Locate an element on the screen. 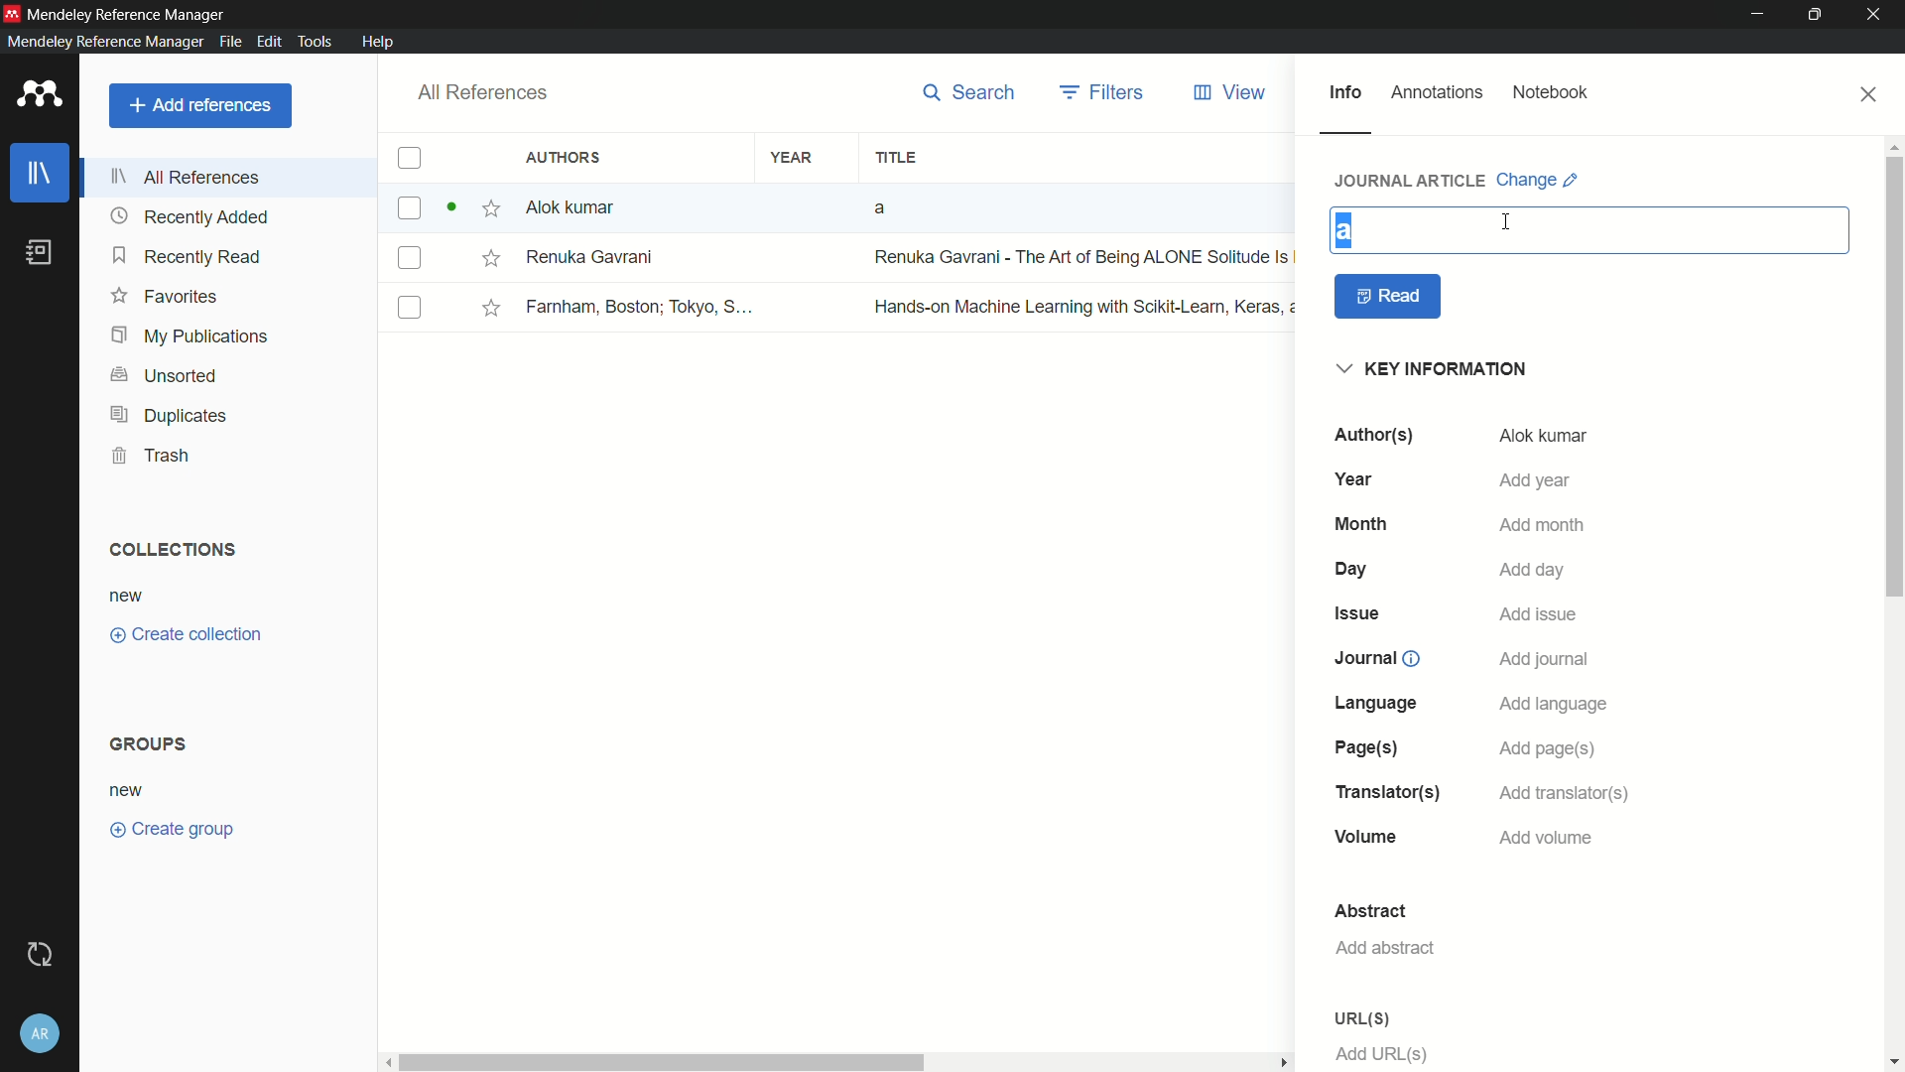 Image resolution: width=1905 pixels, height=1072 pixels. year is located at coordinates (1358, 478).